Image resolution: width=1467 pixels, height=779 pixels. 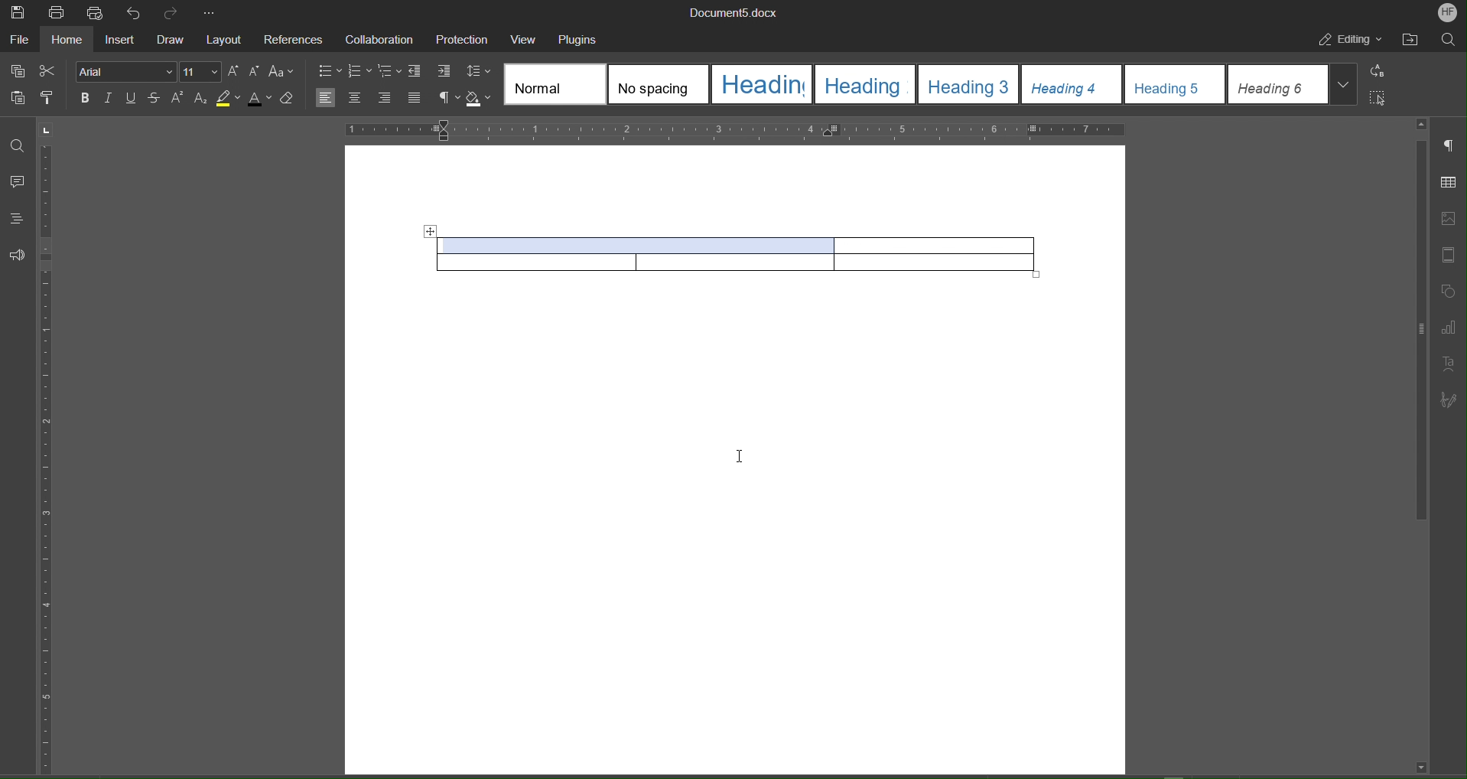 What do you see at coordinates (19, 42) in the screenshot?
I see `File` at bounding box center [19, 42].